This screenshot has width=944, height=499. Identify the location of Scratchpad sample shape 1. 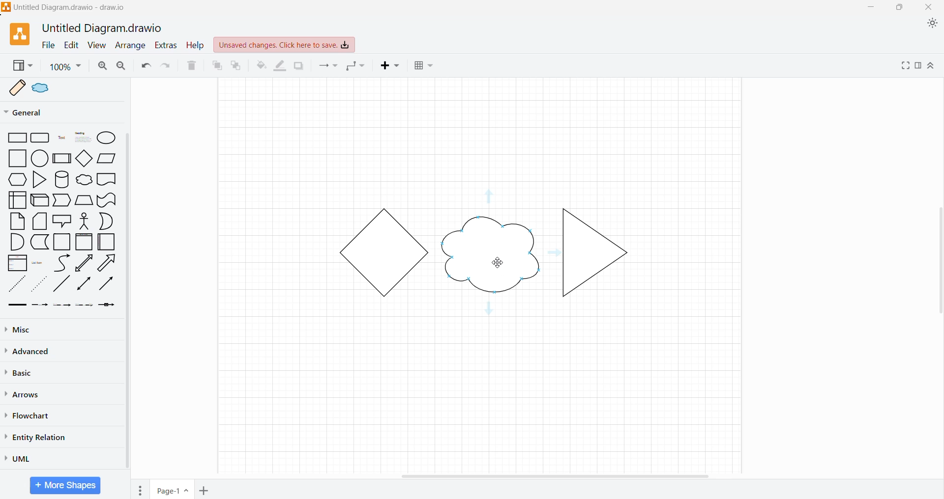
(18, 87).